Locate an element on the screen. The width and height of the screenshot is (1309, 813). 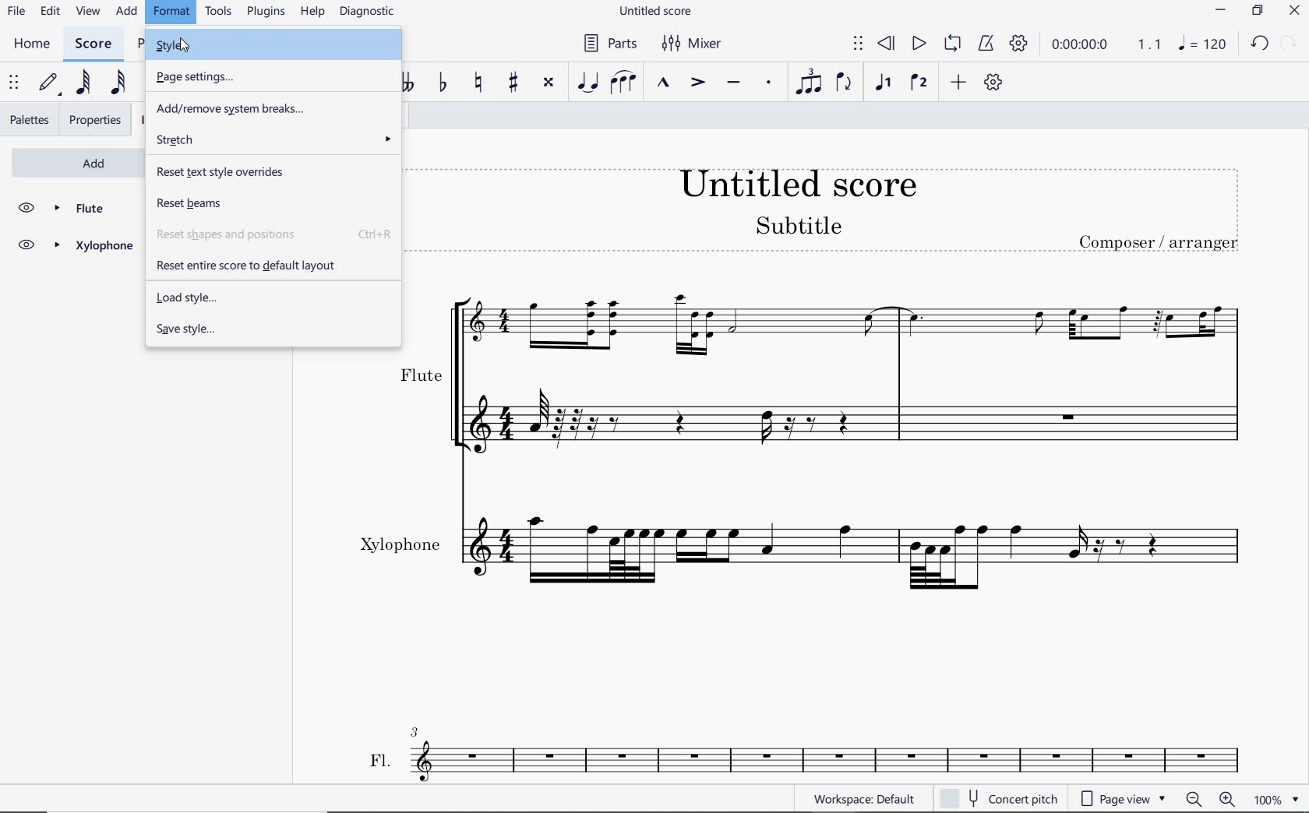
add/remove system breaks is located at coordinates (273, 109).